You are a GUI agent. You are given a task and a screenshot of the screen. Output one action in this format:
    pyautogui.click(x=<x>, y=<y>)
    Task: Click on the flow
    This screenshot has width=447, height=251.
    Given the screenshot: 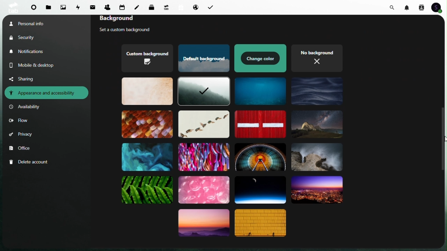 What is the action you would take?
    pyautogui.click(x=19, y=121)
    